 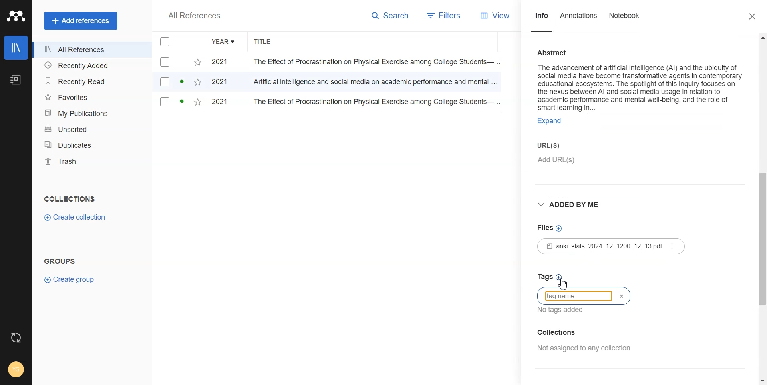 I want to click on checkbox, so click(x=179, y=62).